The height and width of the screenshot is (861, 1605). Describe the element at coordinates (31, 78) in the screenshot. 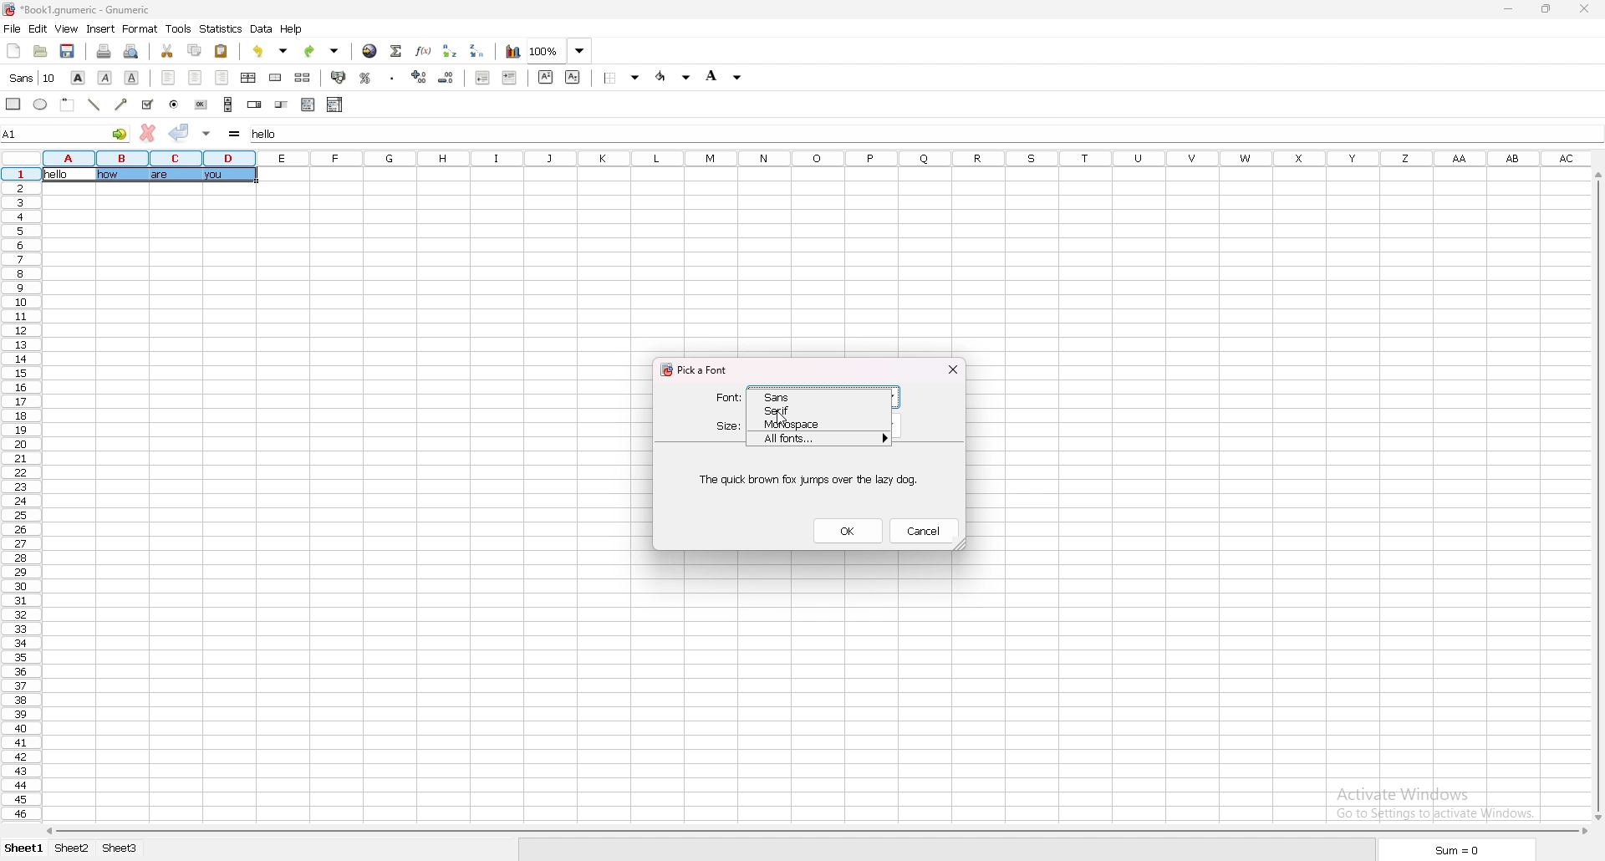

I see `font` at that location.